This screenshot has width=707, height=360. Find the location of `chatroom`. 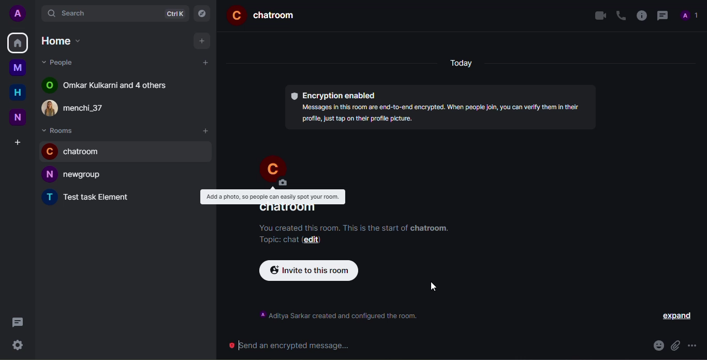

chatroom is located at coordinates (288, 208).